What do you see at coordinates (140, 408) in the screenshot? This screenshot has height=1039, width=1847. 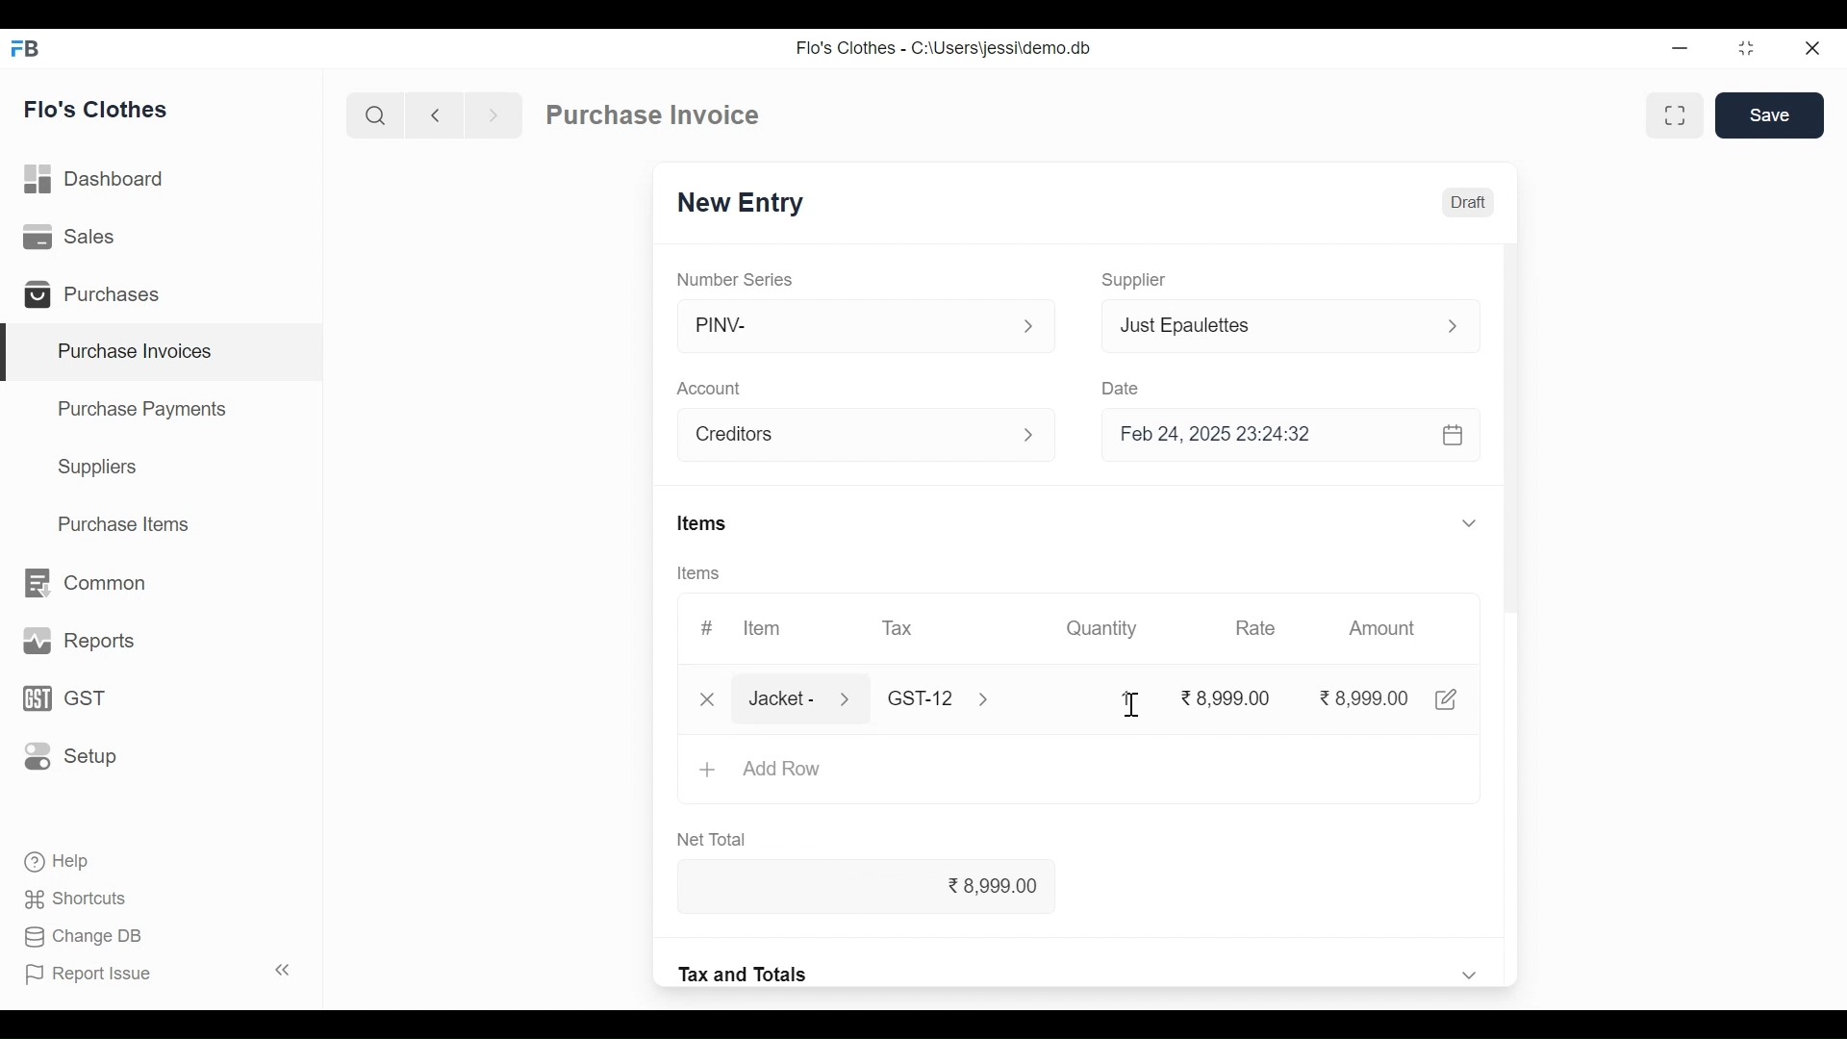 I see `Purchase Payments` at bounding box center [140, 408].